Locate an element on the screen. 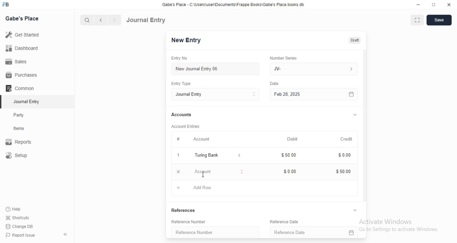  $50.00 is located at coordinates (291, 154).